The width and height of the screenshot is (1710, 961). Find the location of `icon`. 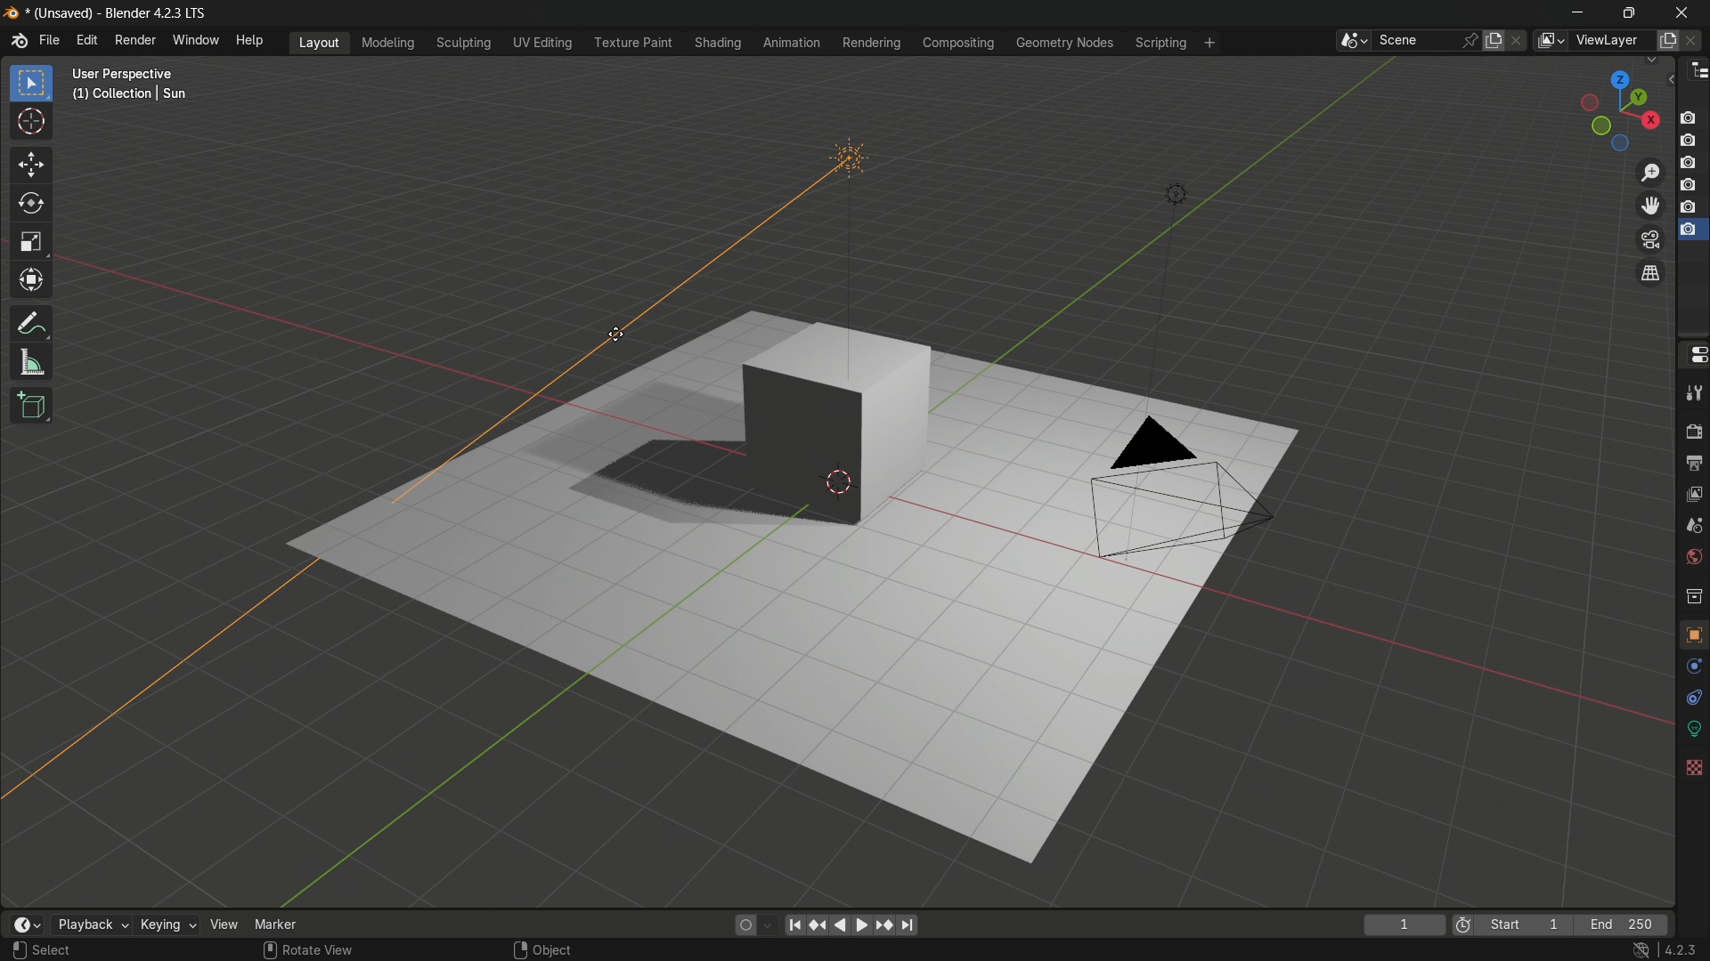

icon is located at coordinates (1462, 922).